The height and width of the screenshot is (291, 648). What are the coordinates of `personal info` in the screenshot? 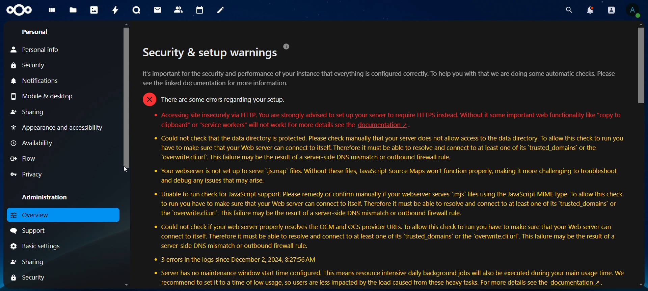 It's located at (39, 50).